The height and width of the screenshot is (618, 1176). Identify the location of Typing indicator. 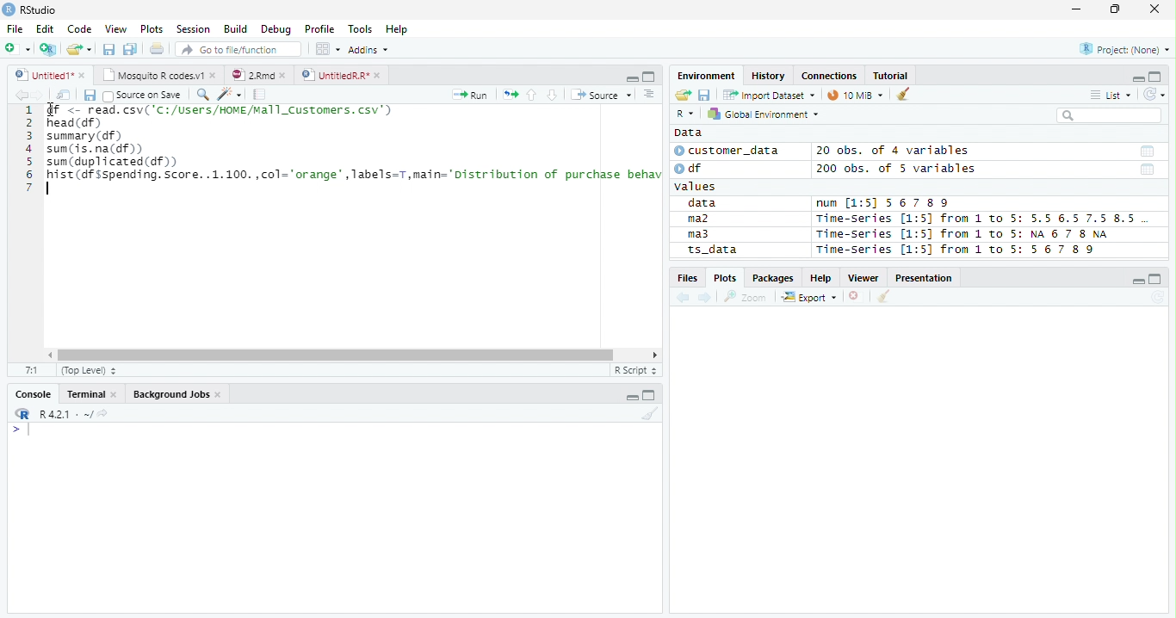
(28, 430).